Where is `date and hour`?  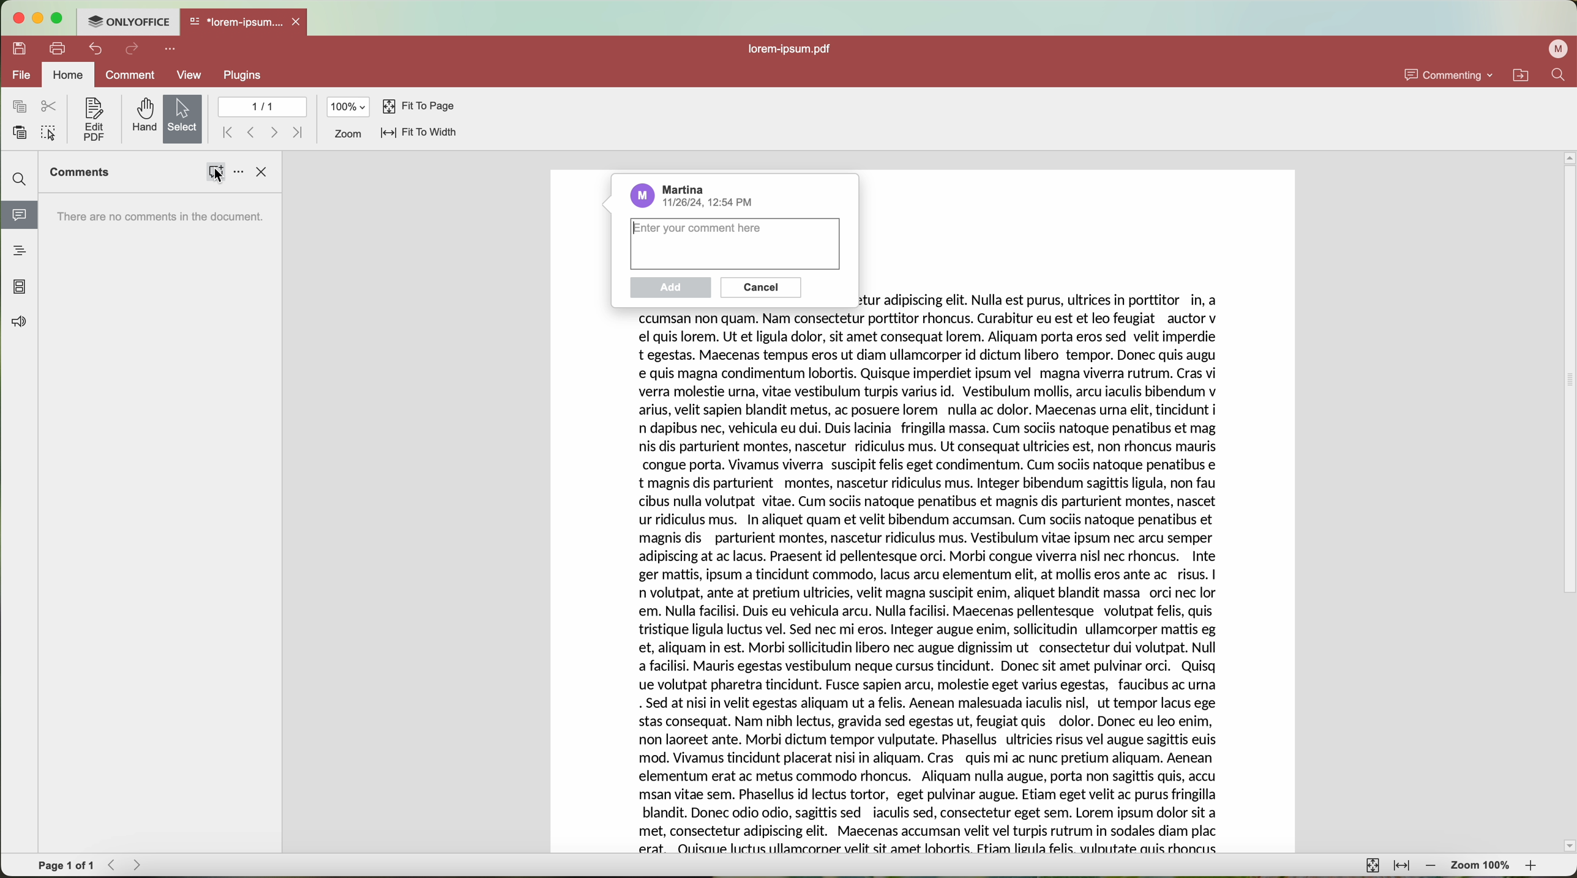 date and hour is located at coordinates (713, 204).